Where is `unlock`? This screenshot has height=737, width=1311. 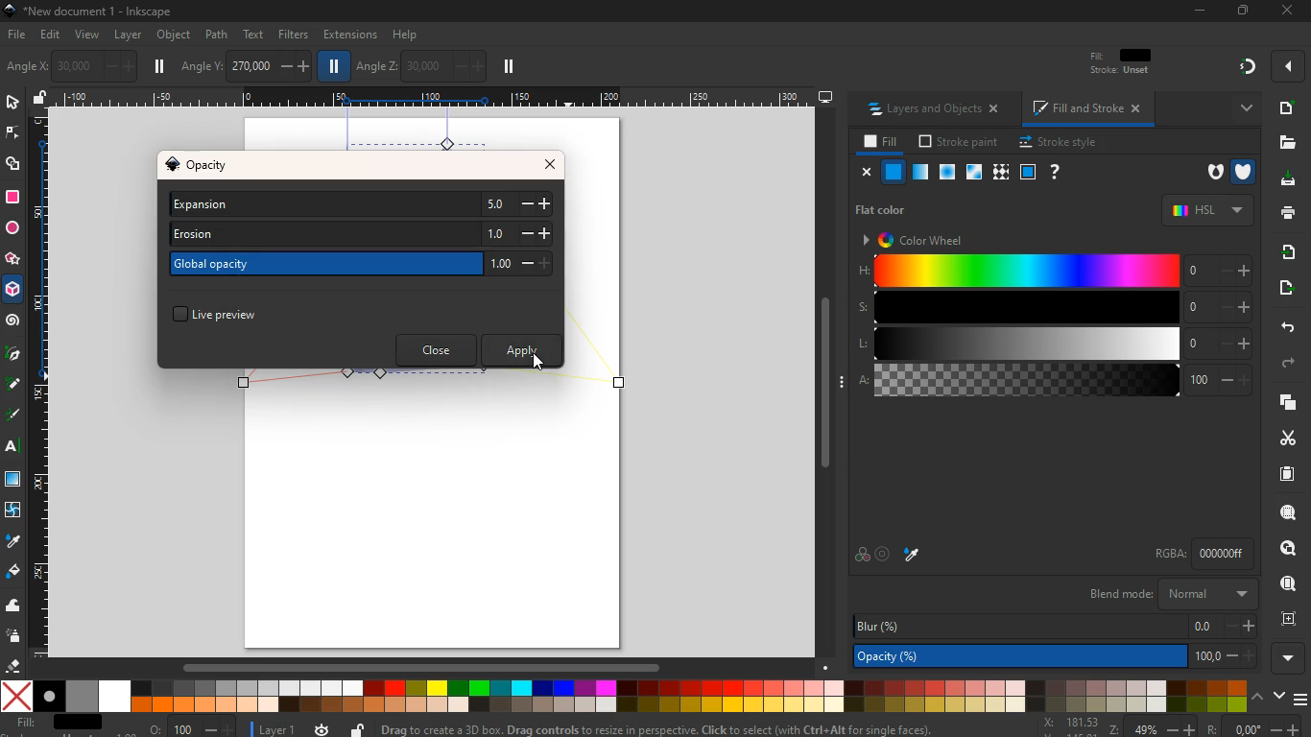
unlock is located at coordinates (40, 99).